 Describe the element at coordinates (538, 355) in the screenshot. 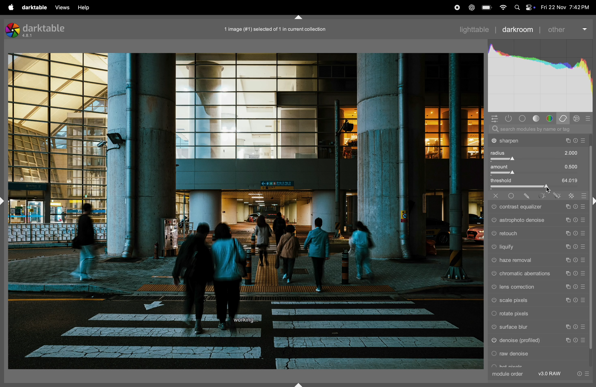

I see `raw denoise` at that location.